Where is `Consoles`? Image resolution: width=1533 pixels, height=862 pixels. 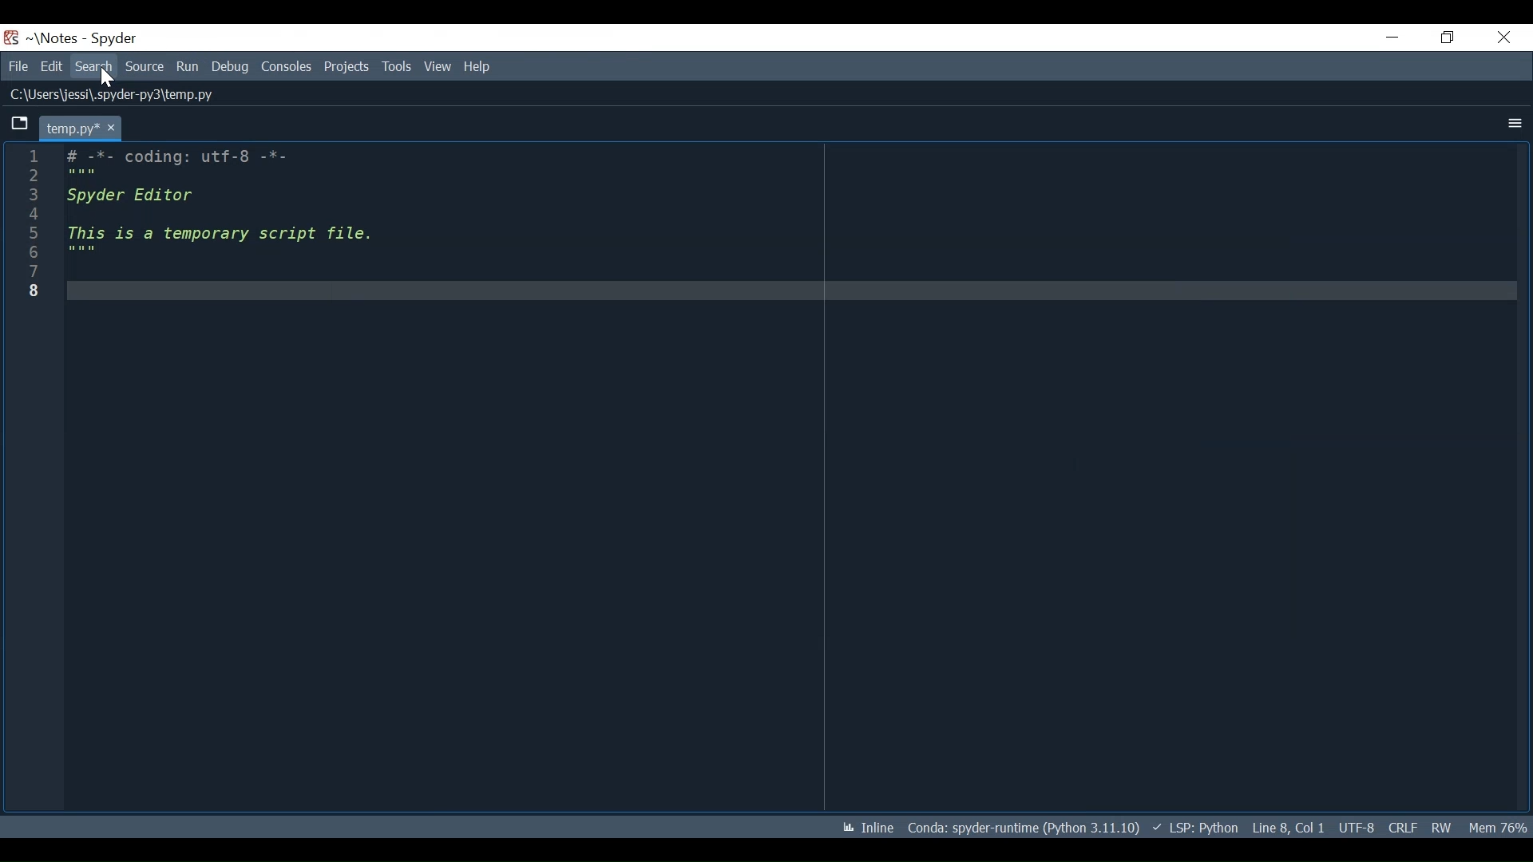
Consoles is located at coordinates (286, 67).